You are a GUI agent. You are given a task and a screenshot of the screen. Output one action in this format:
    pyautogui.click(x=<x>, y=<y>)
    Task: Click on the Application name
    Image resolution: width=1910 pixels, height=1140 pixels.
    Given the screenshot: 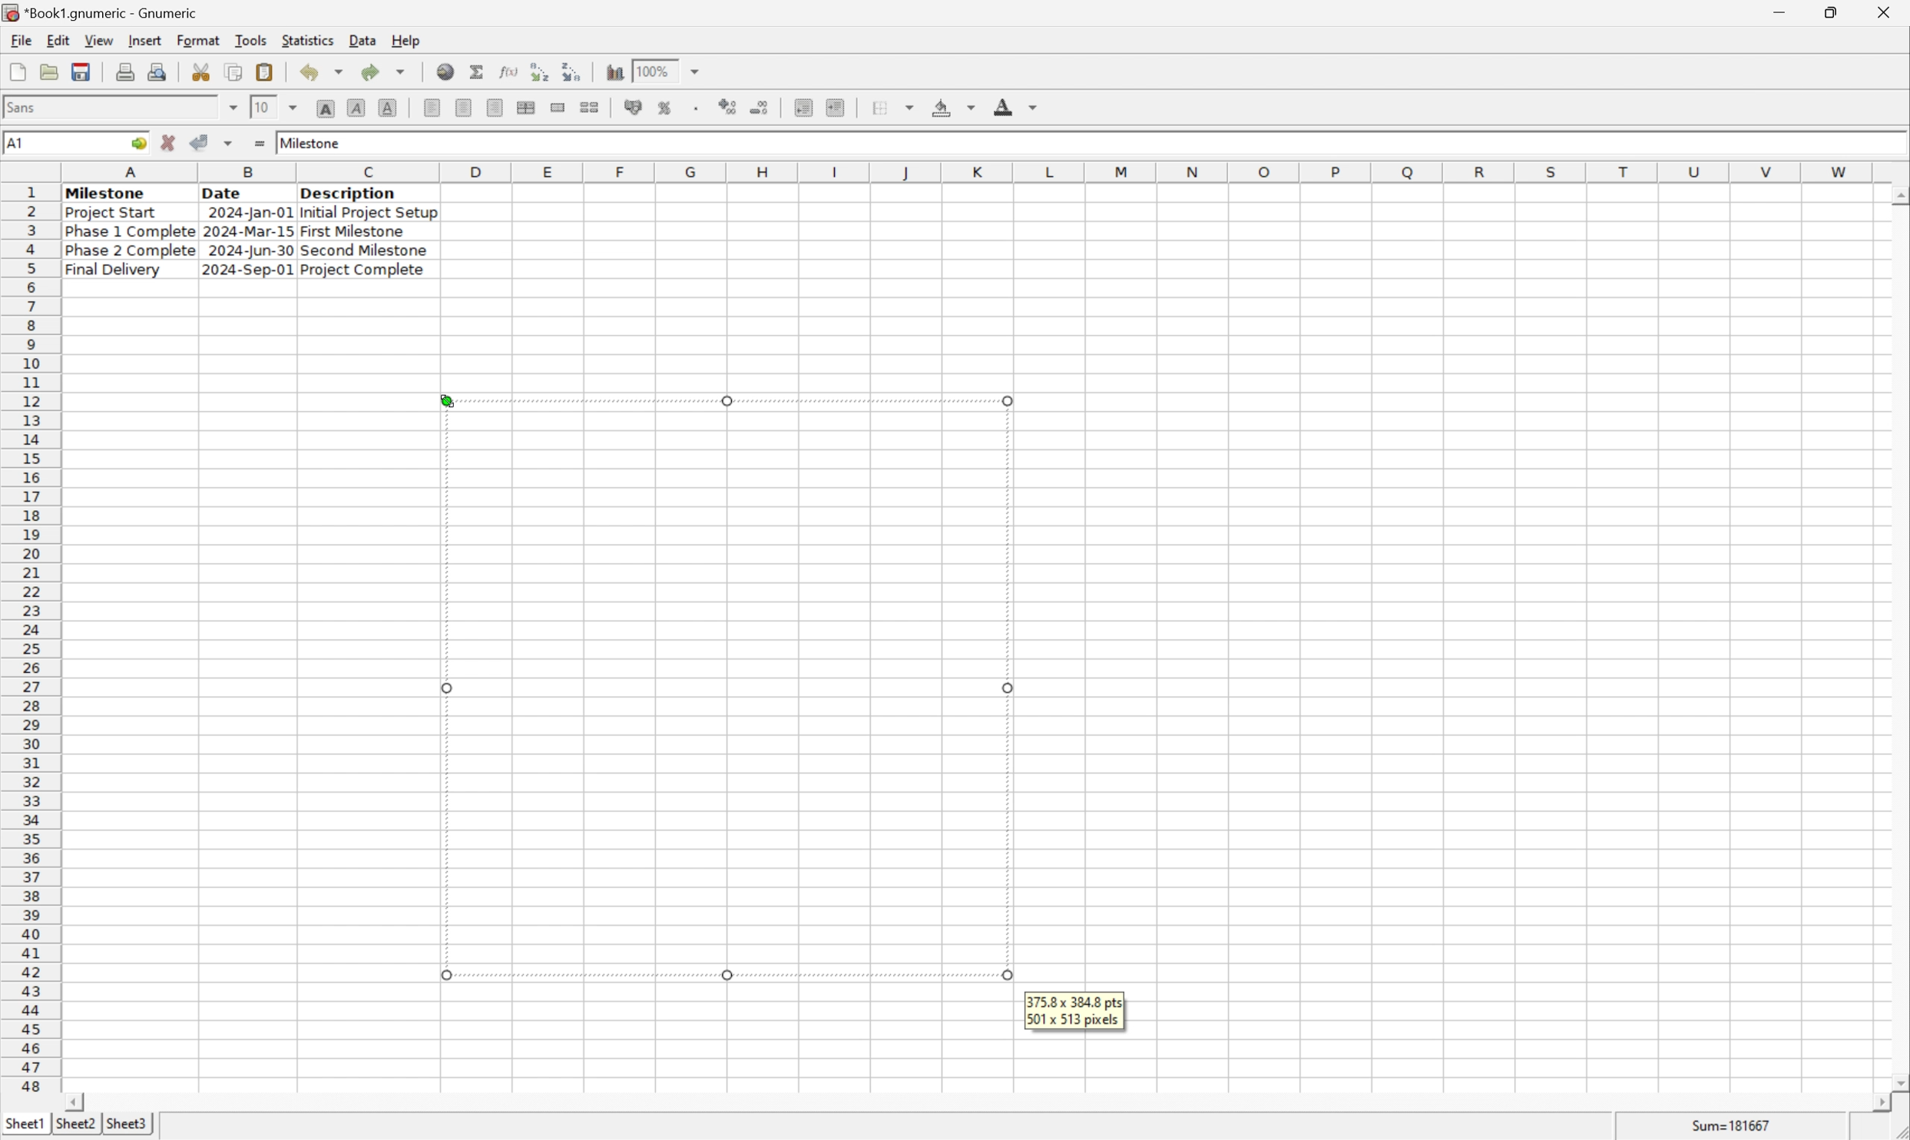 What is the action you would take?
    pyautogui.click(x=102, y=13)
    